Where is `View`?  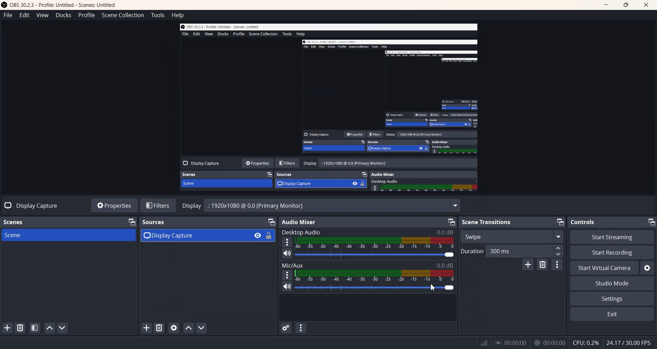
View is located at coordinates (42, 15).